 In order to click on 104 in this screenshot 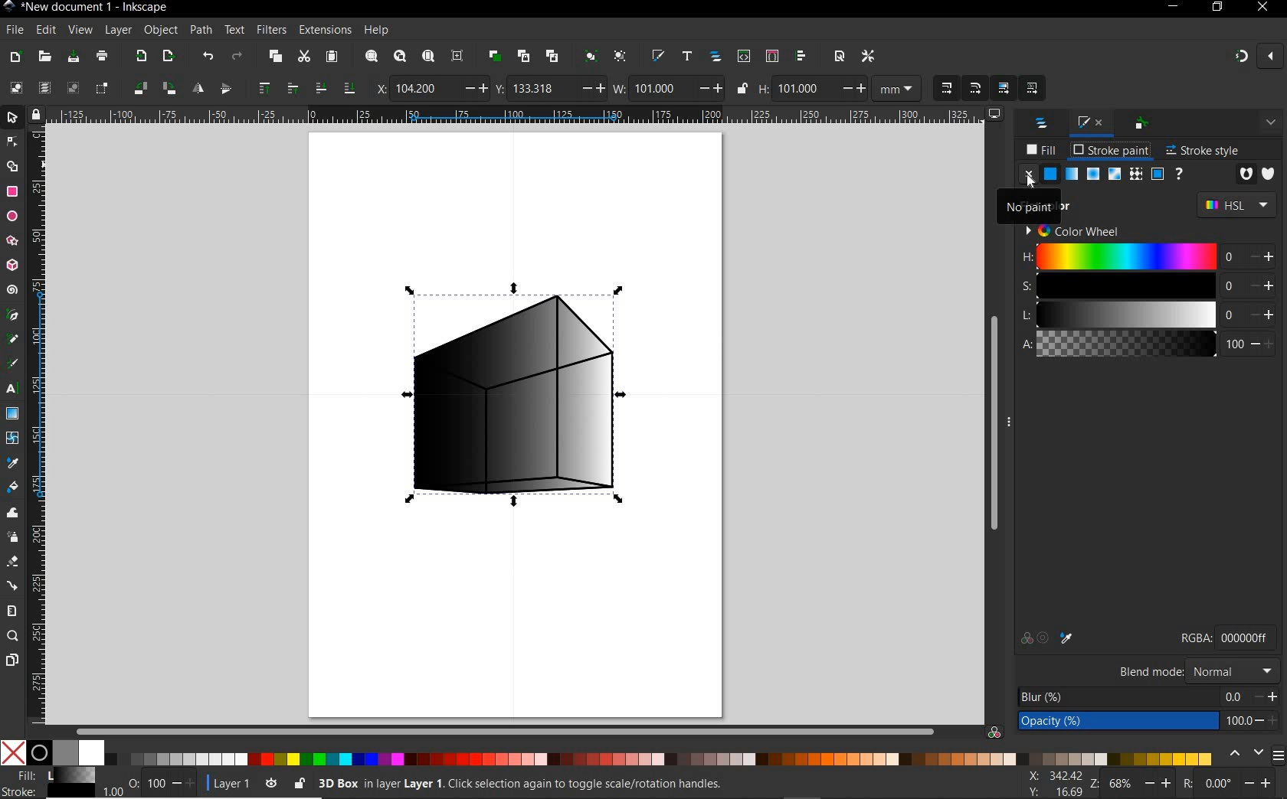, I will do `click(423, 90)`.